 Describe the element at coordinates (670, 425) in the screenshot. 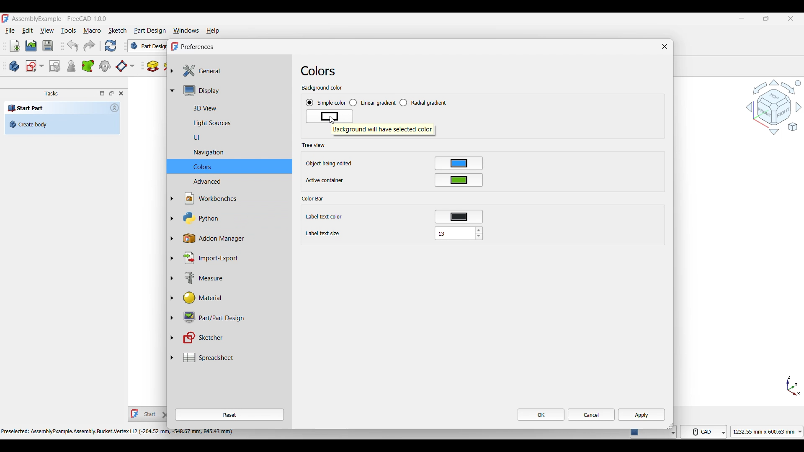

I see `Change box dimension` at that location.